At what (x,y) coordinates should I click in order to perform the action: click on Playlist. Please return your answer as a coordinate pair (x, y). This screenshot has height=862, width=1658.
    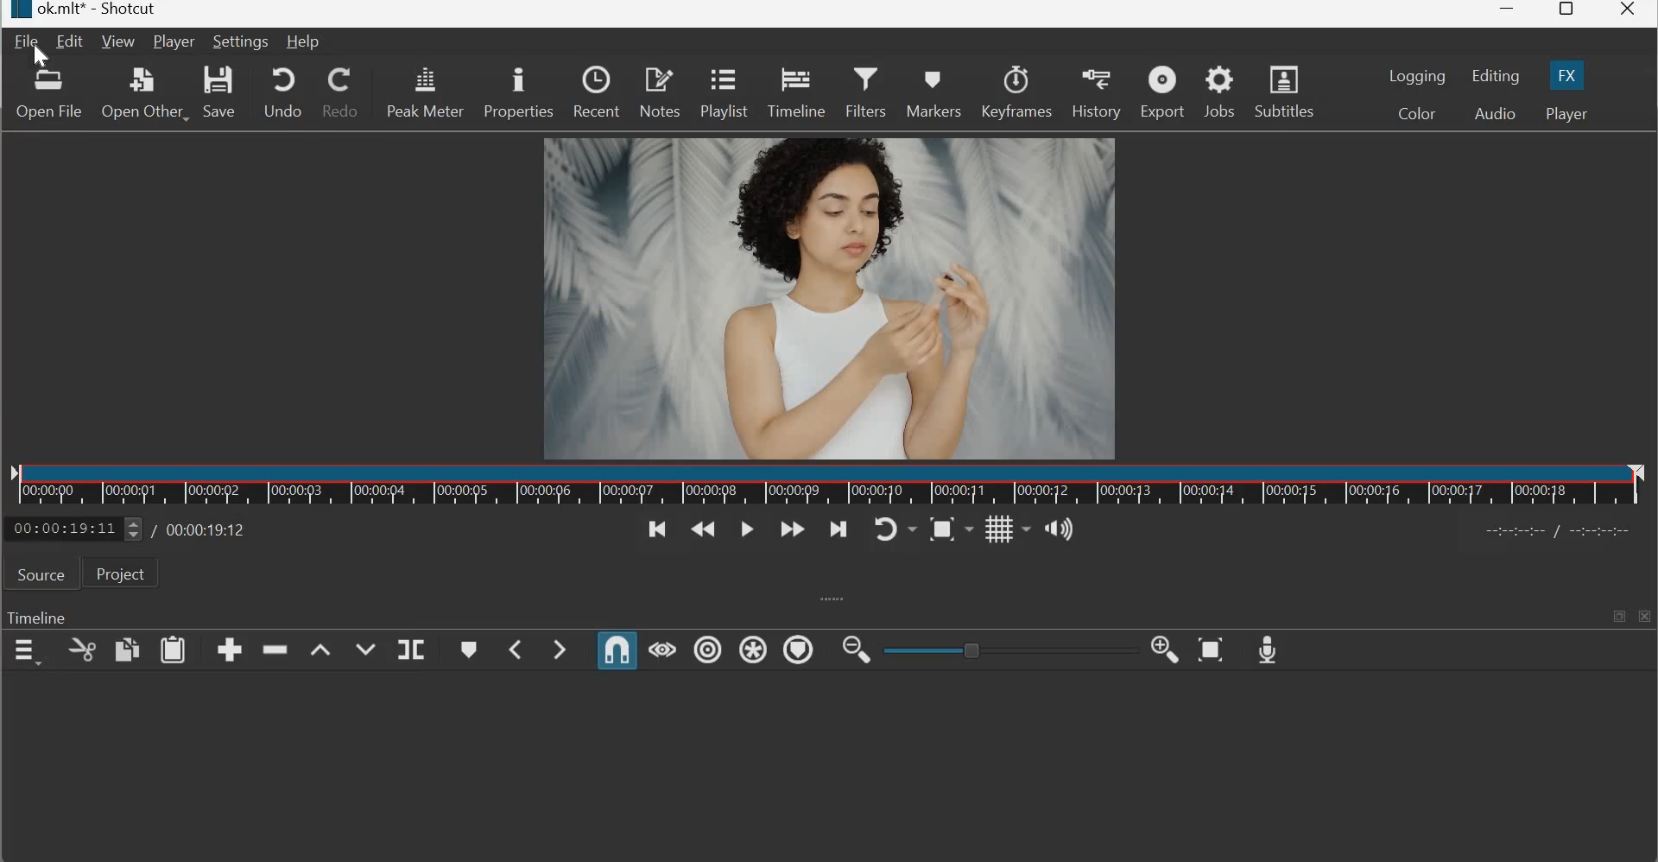
    Looking at the image, I should click on (727, 94).